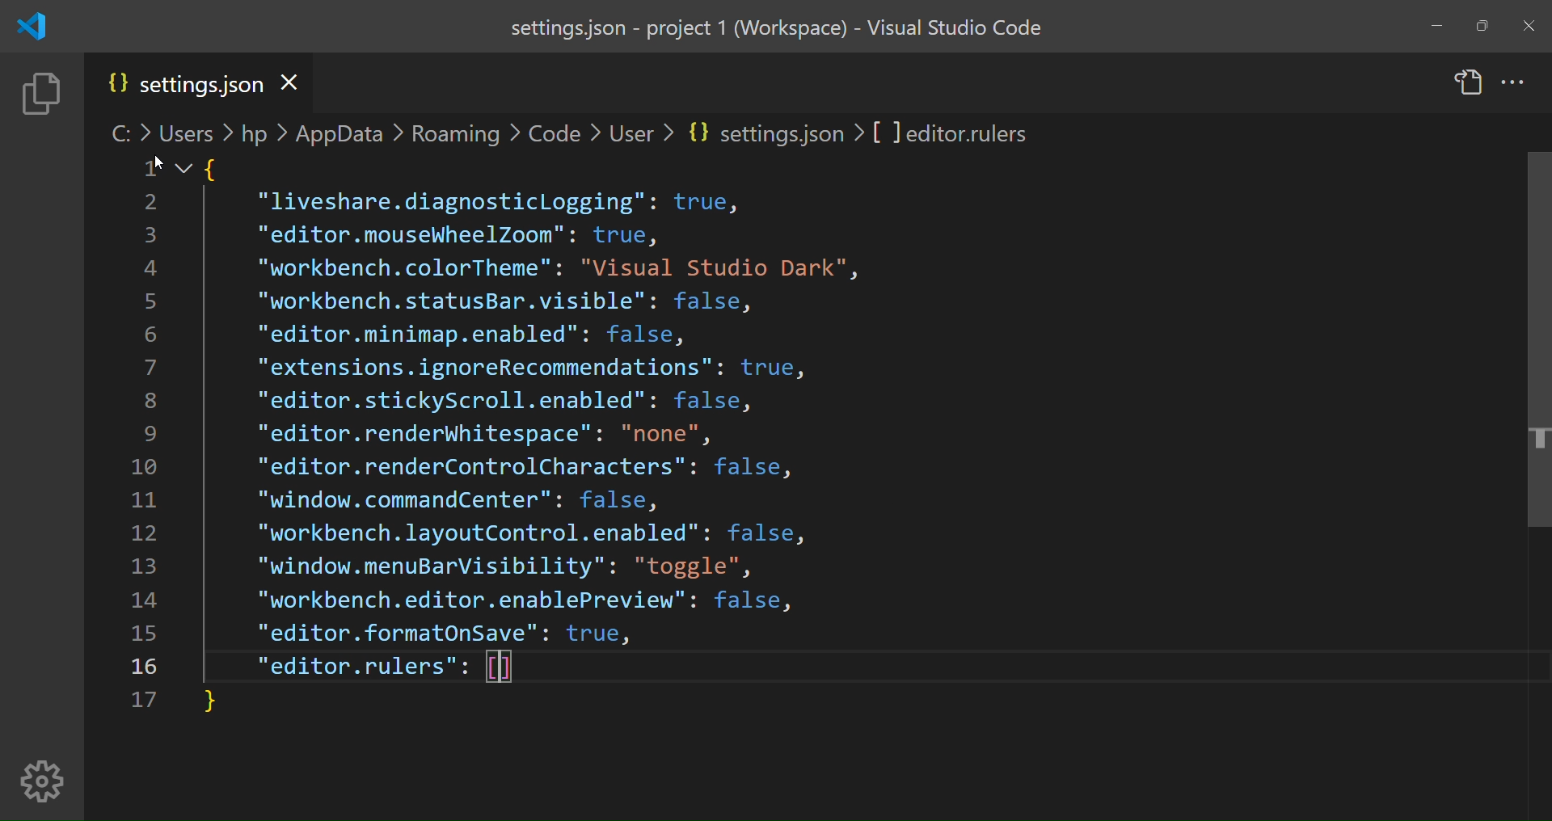 This screenshot has width=1552, height=821. I want to click on open setting, so click(1468, 84).